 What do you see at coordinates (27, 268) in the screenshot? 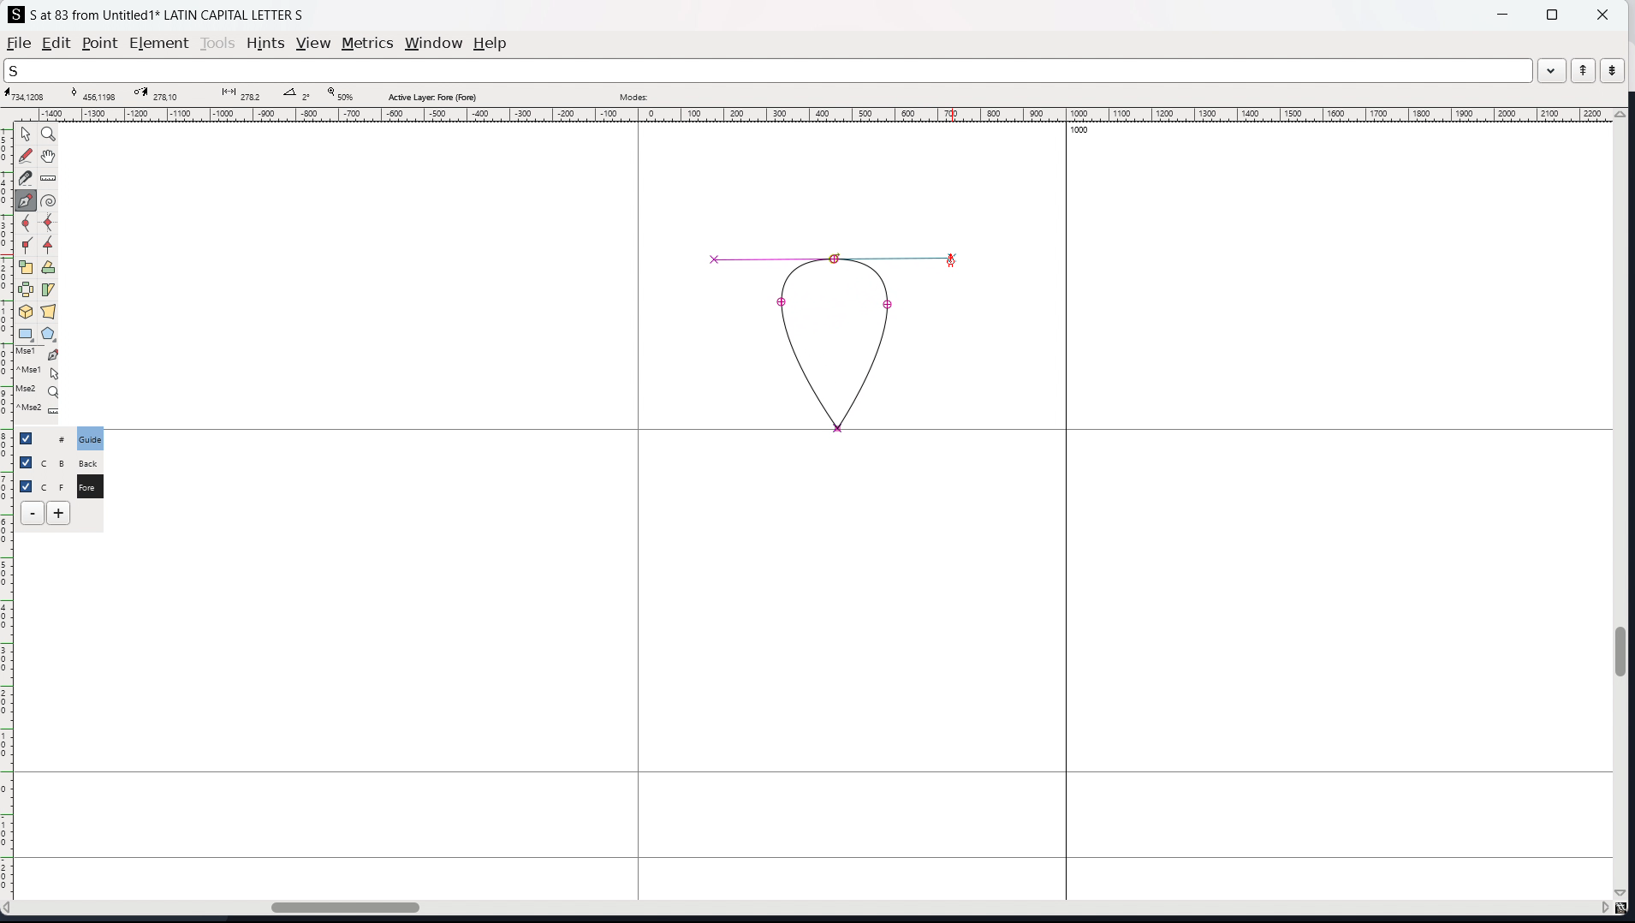
I see `scale the selection` at bounding box center [27, 268].